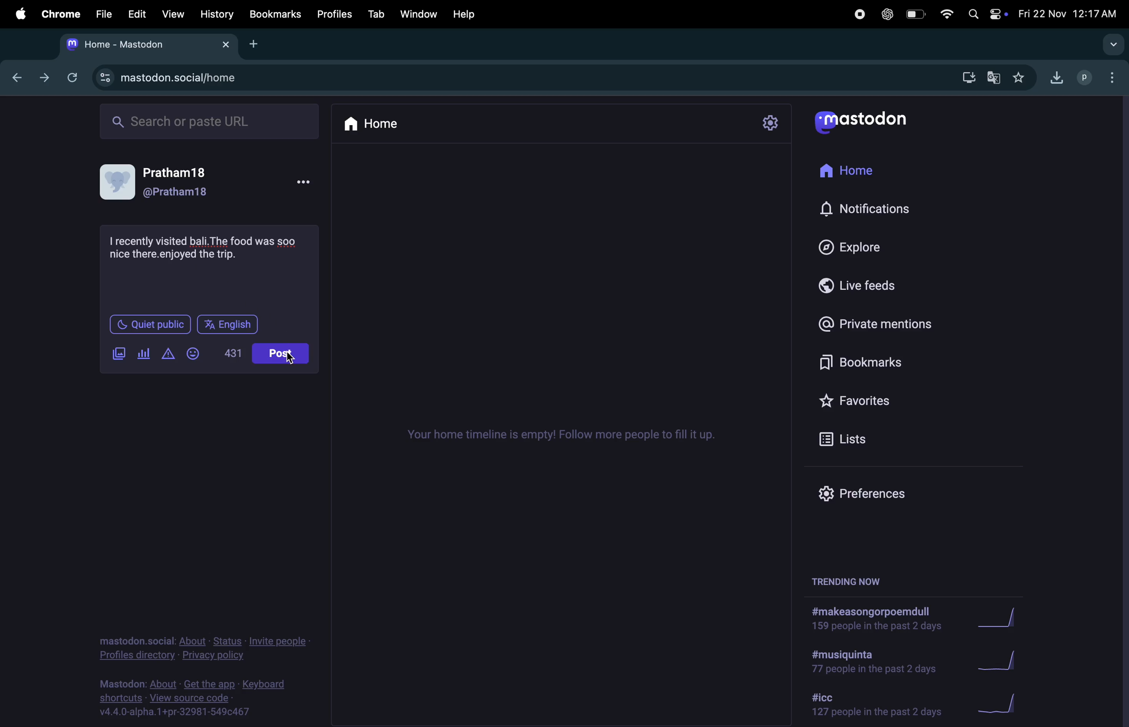 This screenshot has height=727, width=1129. I want to click on posts, so click(280, 354).